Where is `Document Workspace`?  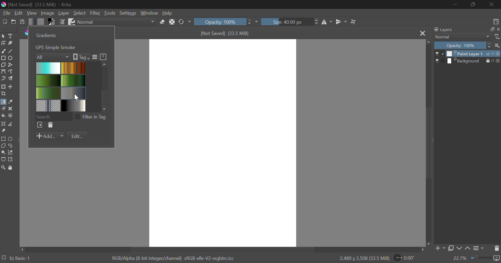
Document Workspace is located at coordinates (223, 142).